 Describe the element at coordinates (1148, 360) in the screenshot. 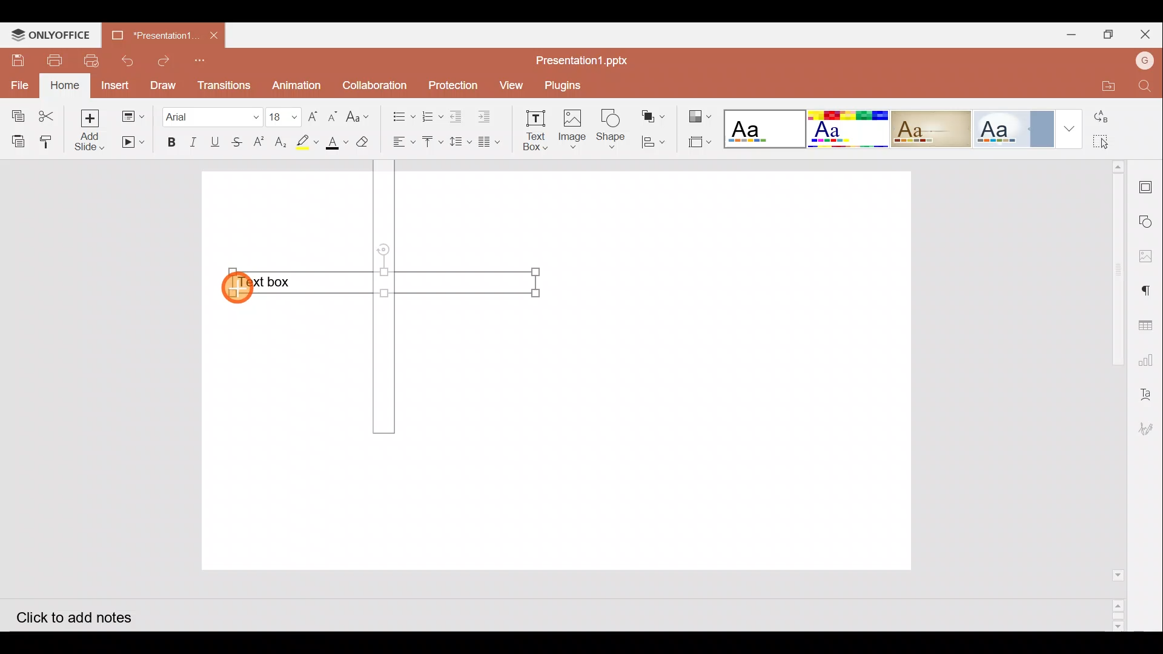

I see `Chart settings` at that location.